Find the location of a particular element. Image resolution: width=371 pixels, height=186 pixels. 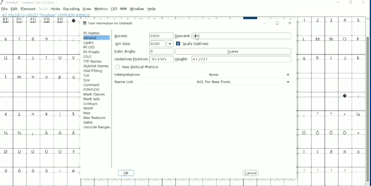

Hints is located at coordinates (55, 9).